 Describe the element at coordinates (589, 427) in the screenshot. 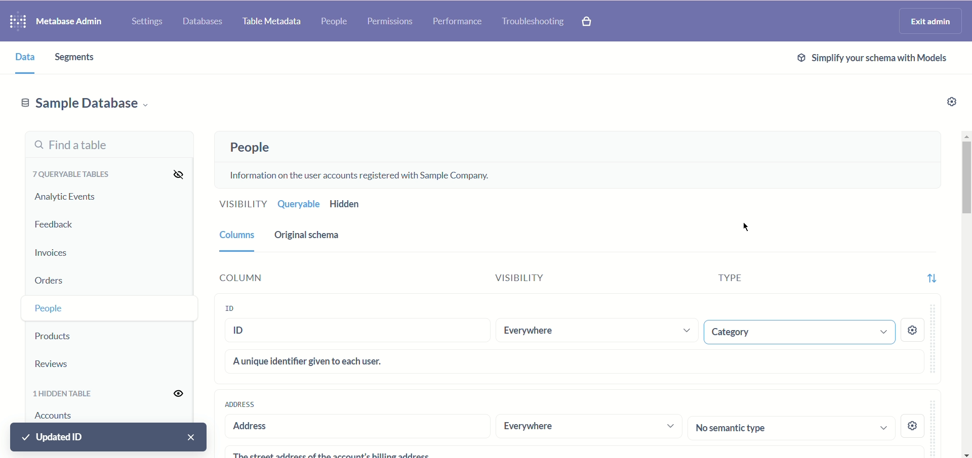

I see `Everywhere` at that location.